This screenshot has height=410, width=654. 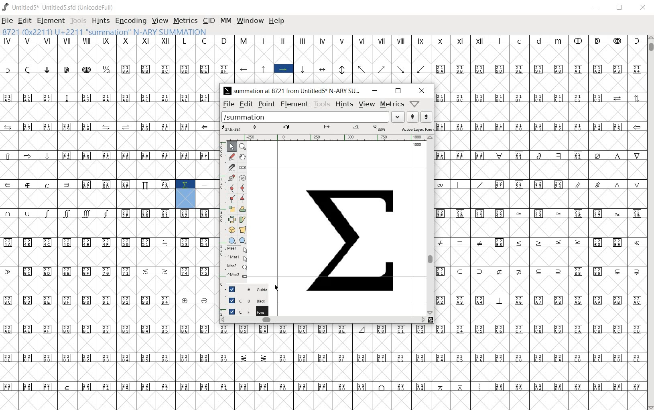 I want to click on Untitled5* Untitled5.sfd (UnicodeFull), so click(x=60, y=7).